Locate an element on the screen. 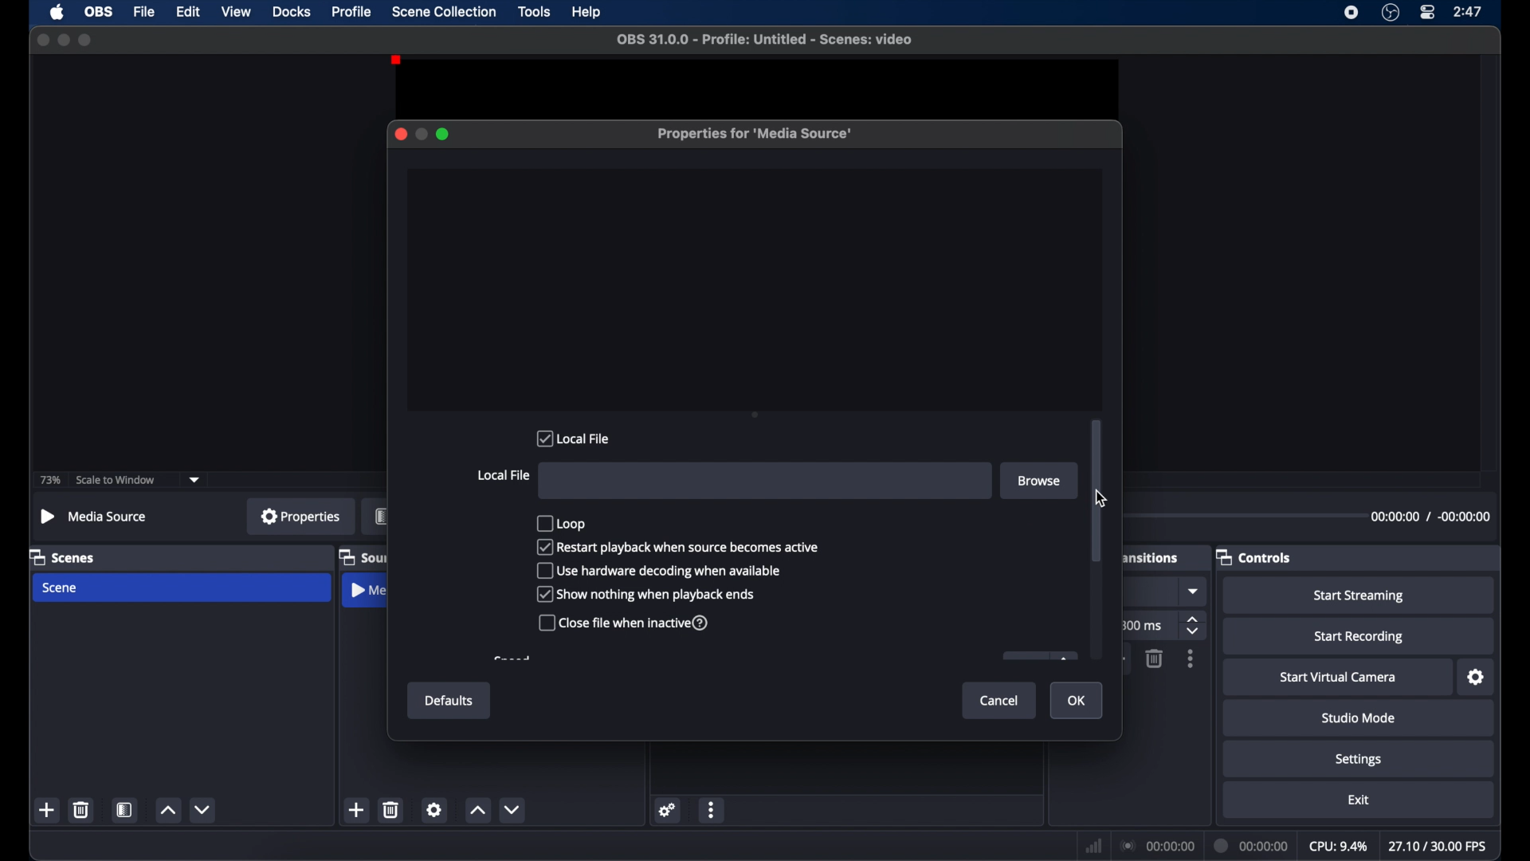 This screenshot has width=1530, height=861. add is located at coordinates (355, 809).